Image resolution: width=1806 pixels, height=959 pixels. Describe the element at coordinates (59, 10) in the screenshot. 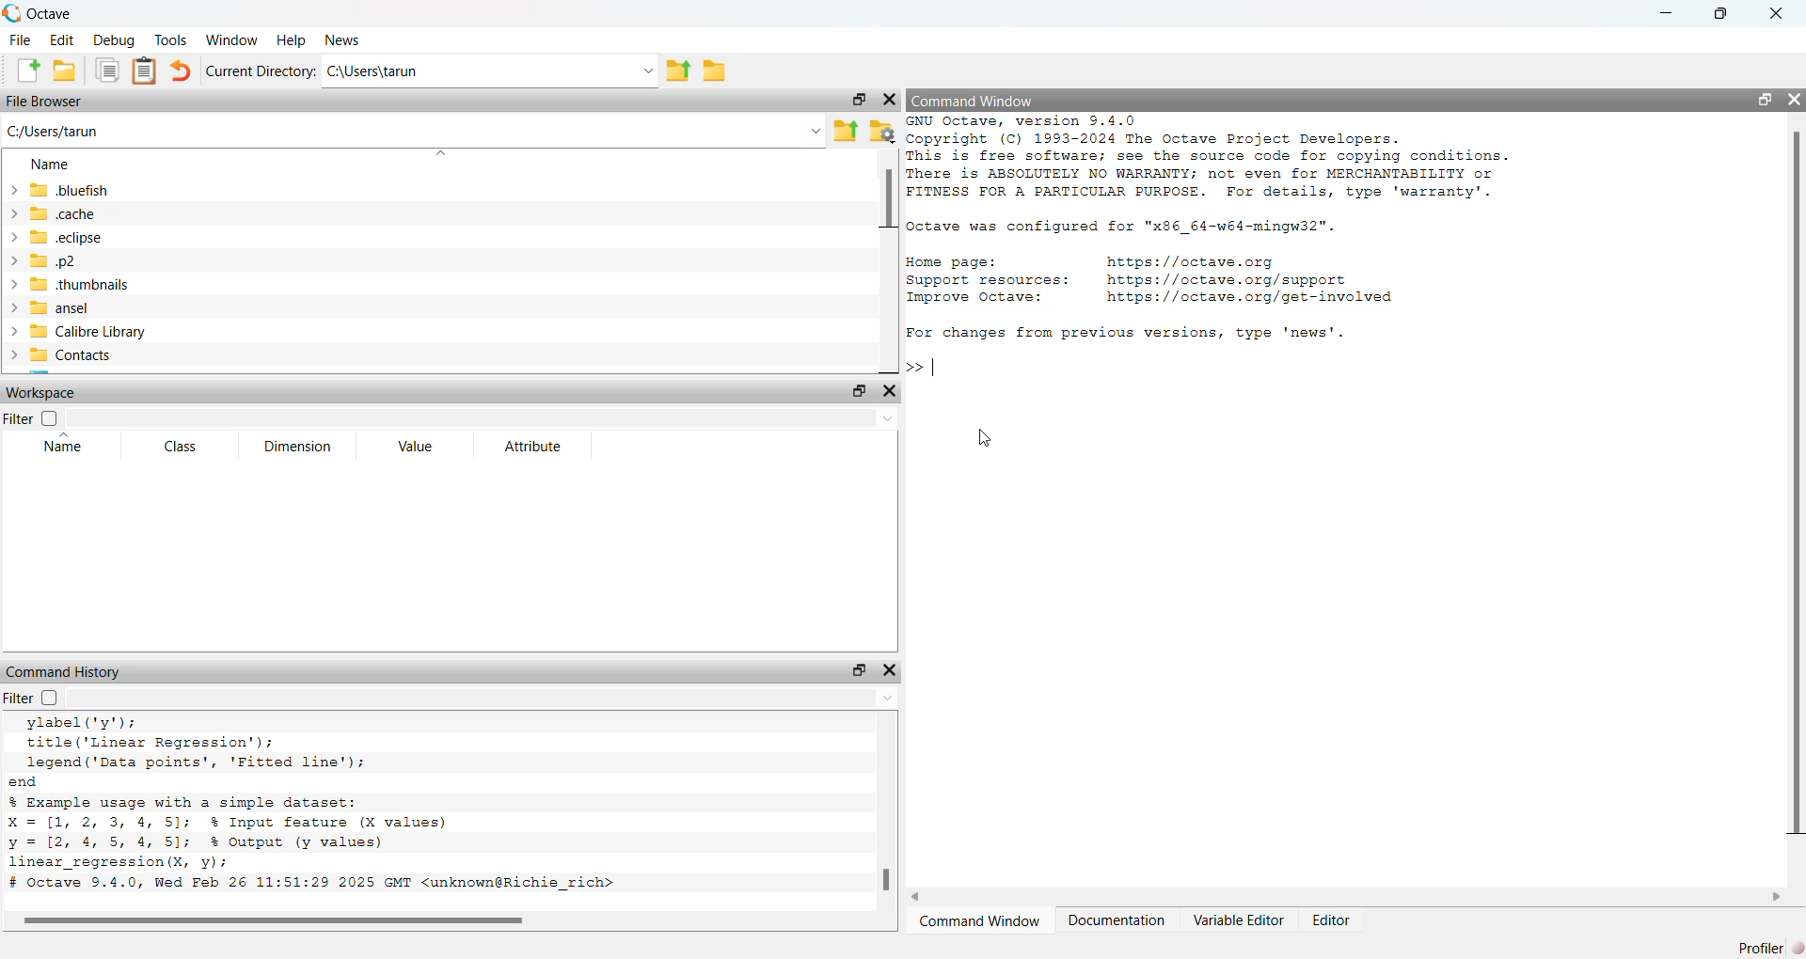

I see `octave` at that location.